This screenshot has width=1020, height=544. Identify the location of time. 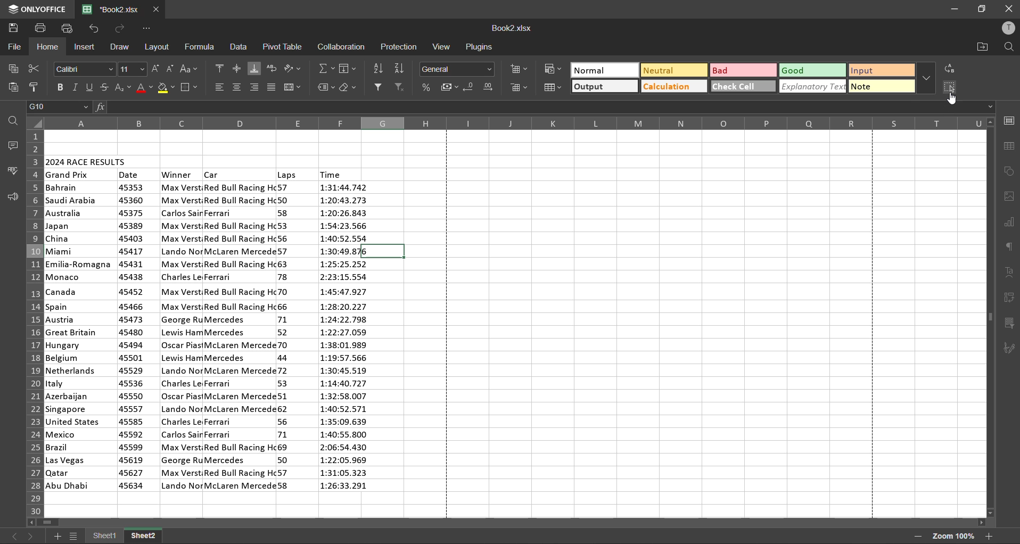
(333, 175).